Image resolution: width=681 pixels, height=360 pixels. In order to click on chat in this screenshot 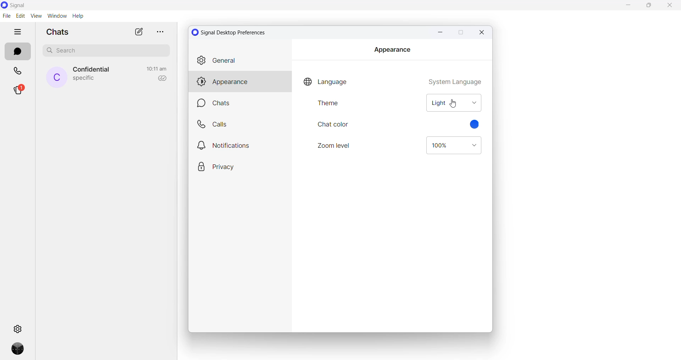, I will do `click(242, 104)`.